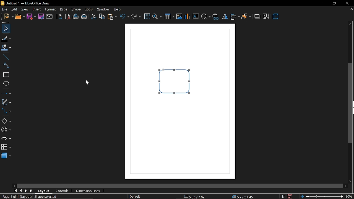 This screenshot has height=199, width=354. I want to click on insert symbol, so click(206, 17).